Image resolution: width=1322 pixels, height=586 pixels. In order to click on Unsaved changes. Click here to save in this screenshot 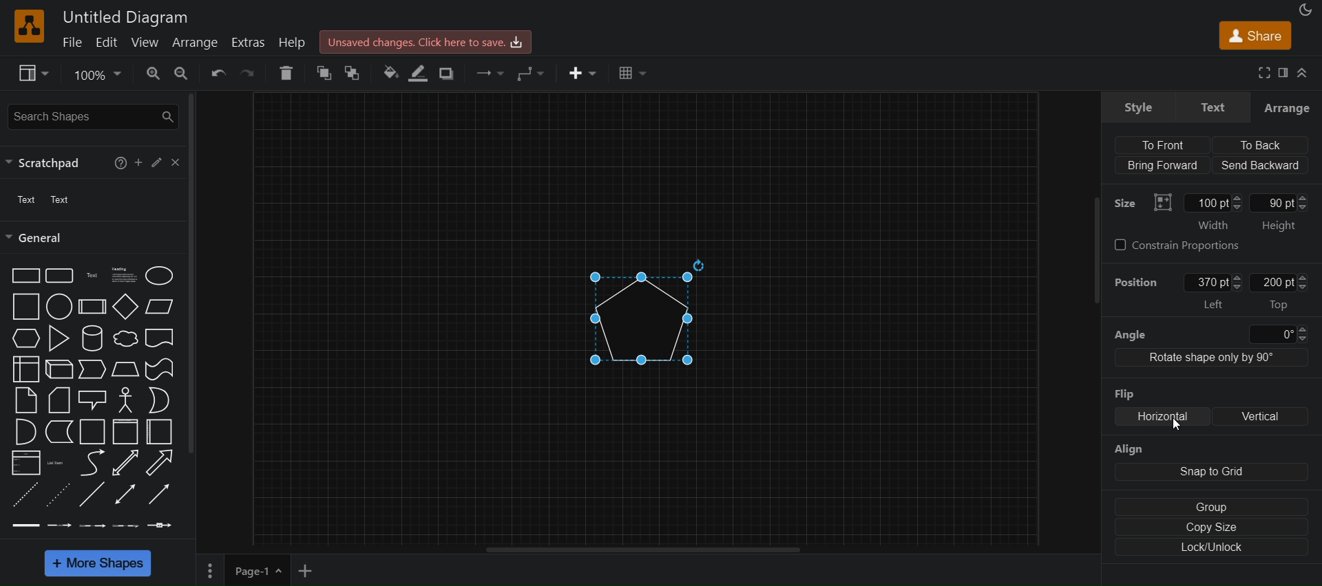, I will do `click(426, 42)`.